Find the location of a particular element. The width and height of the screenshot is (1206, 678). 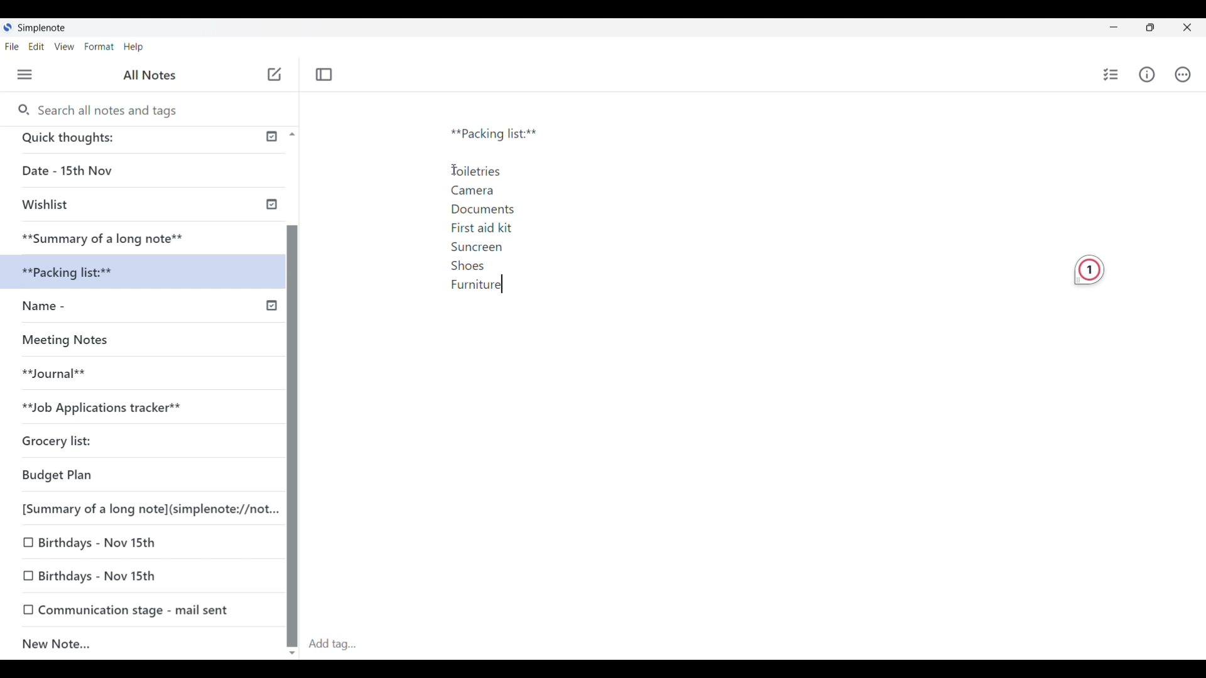

Check icon indicating published notes is located at coordinates (271, 221).